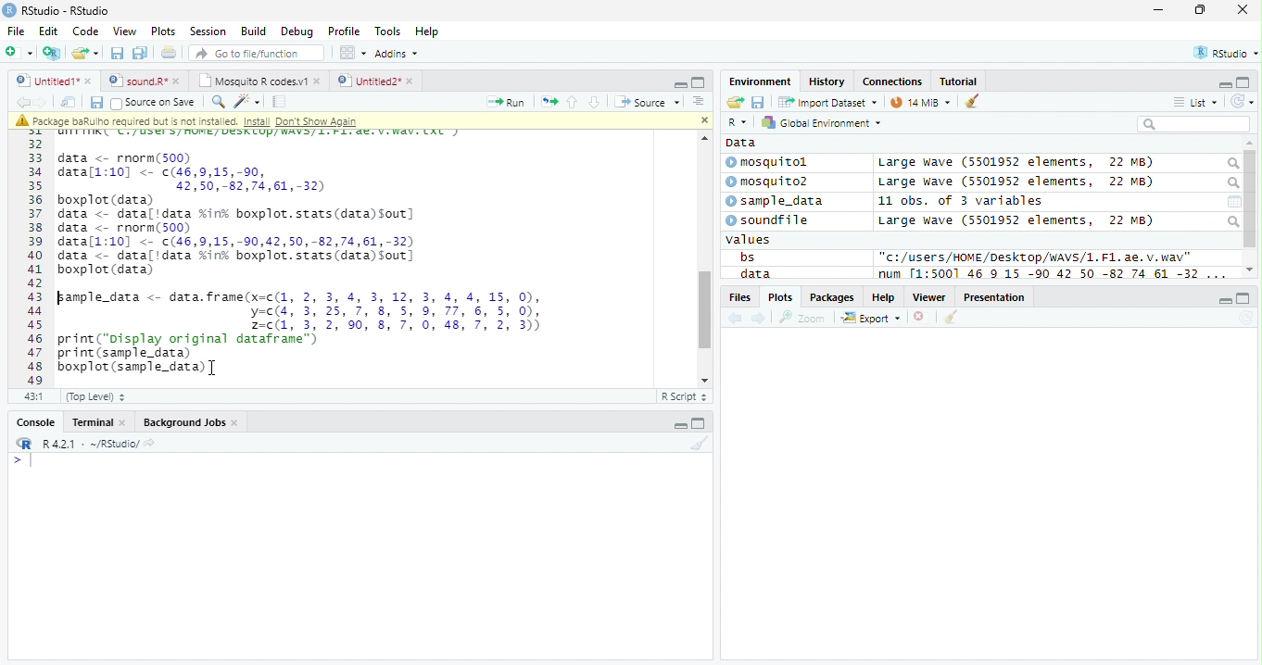 The image size is (1262, 665). What do you see at coordinates (959, 82) in the screenshot?
I see `Tutorial` at bounding box center [959, 82].